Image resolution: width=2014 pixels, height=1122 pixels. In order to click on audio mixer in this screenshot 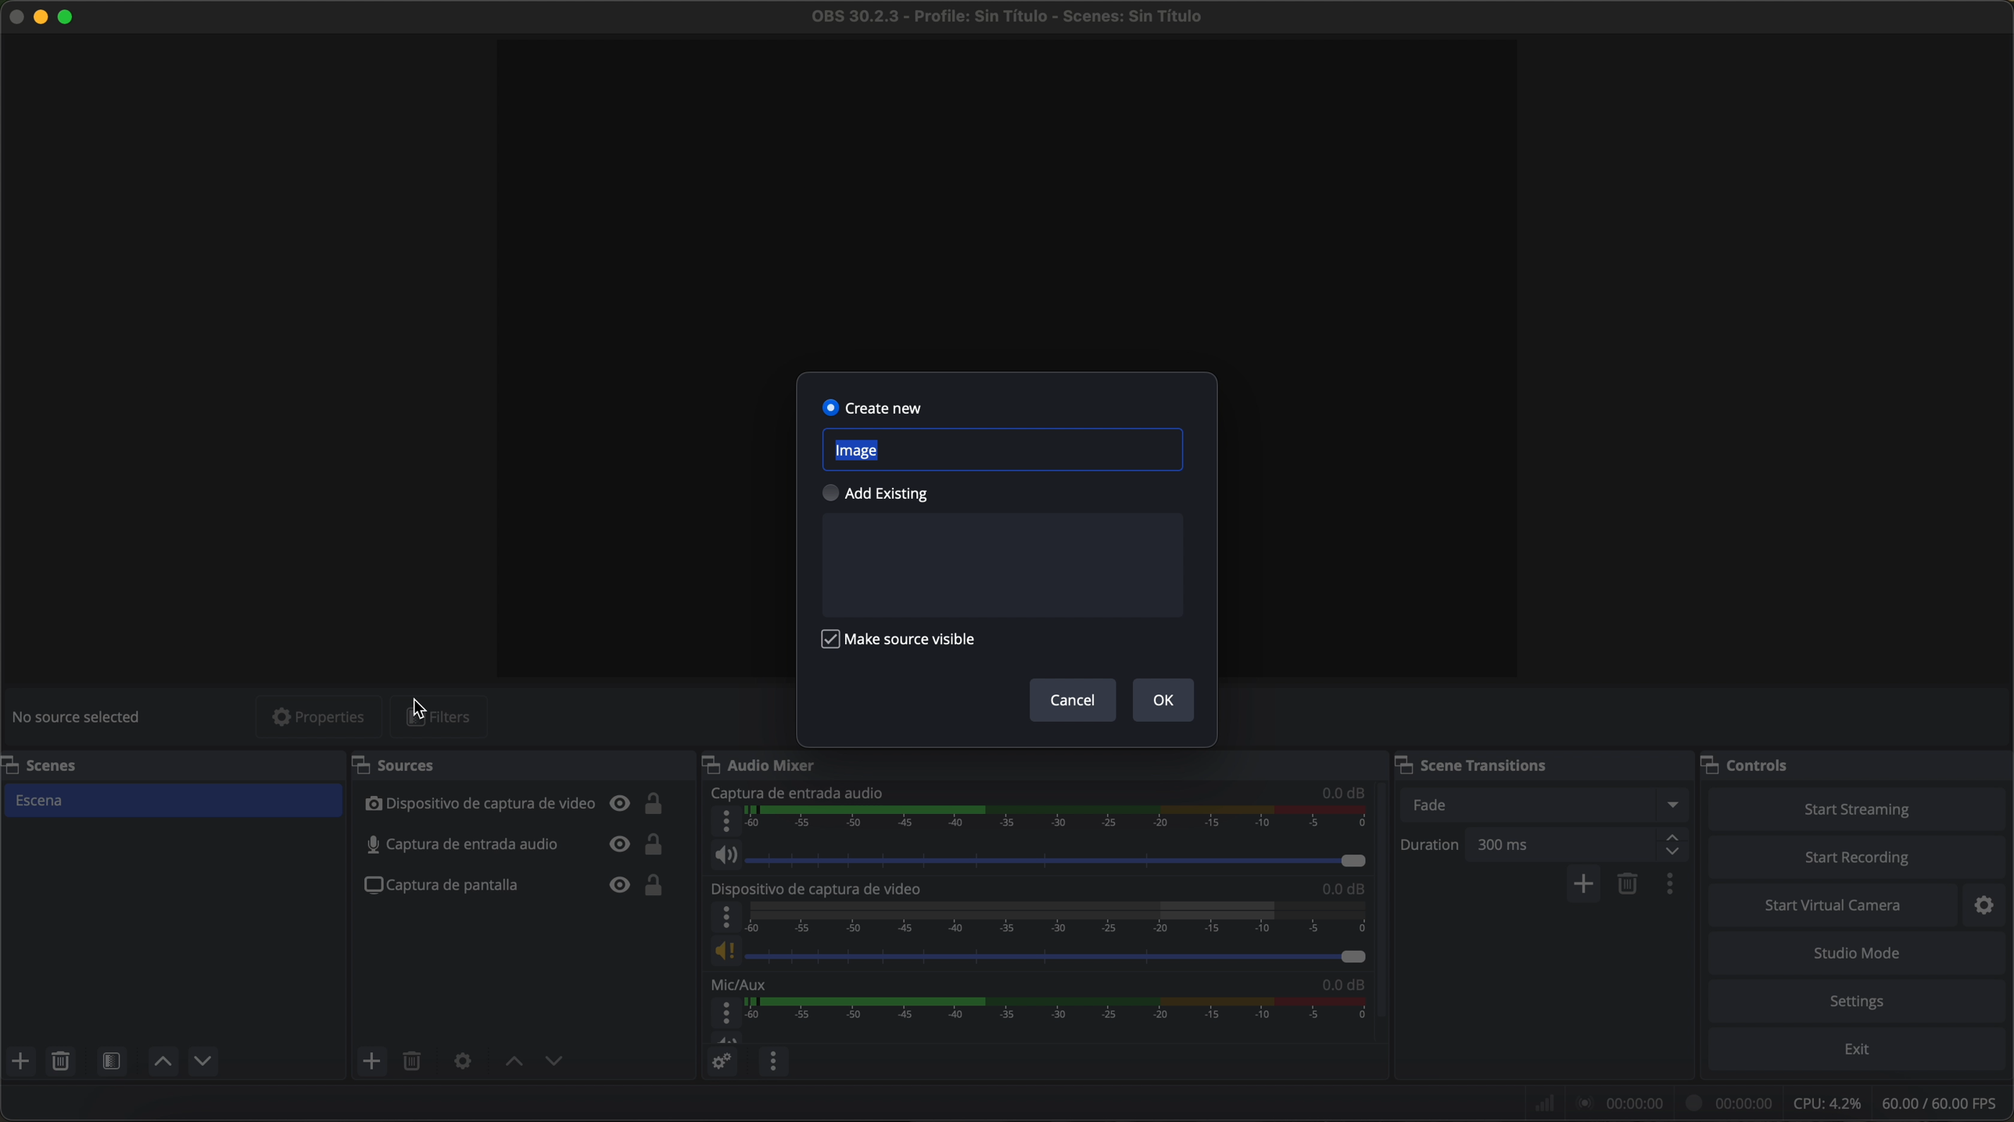, I will do `click(768, 764)`.